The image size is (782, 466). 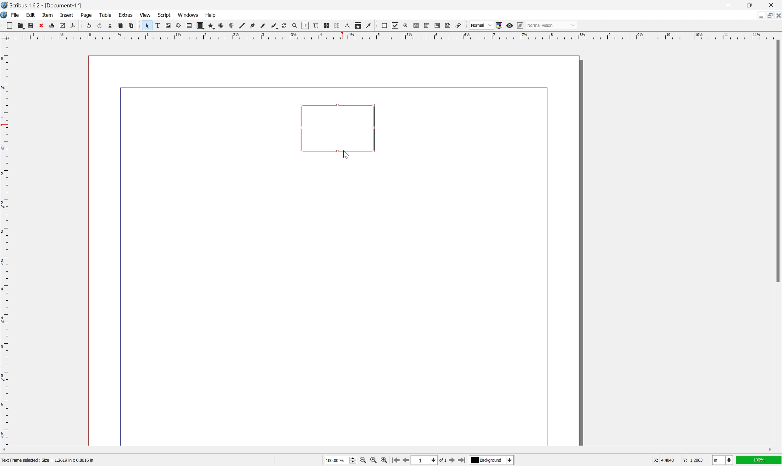 I want to click on save, so click(x=30, y=25).